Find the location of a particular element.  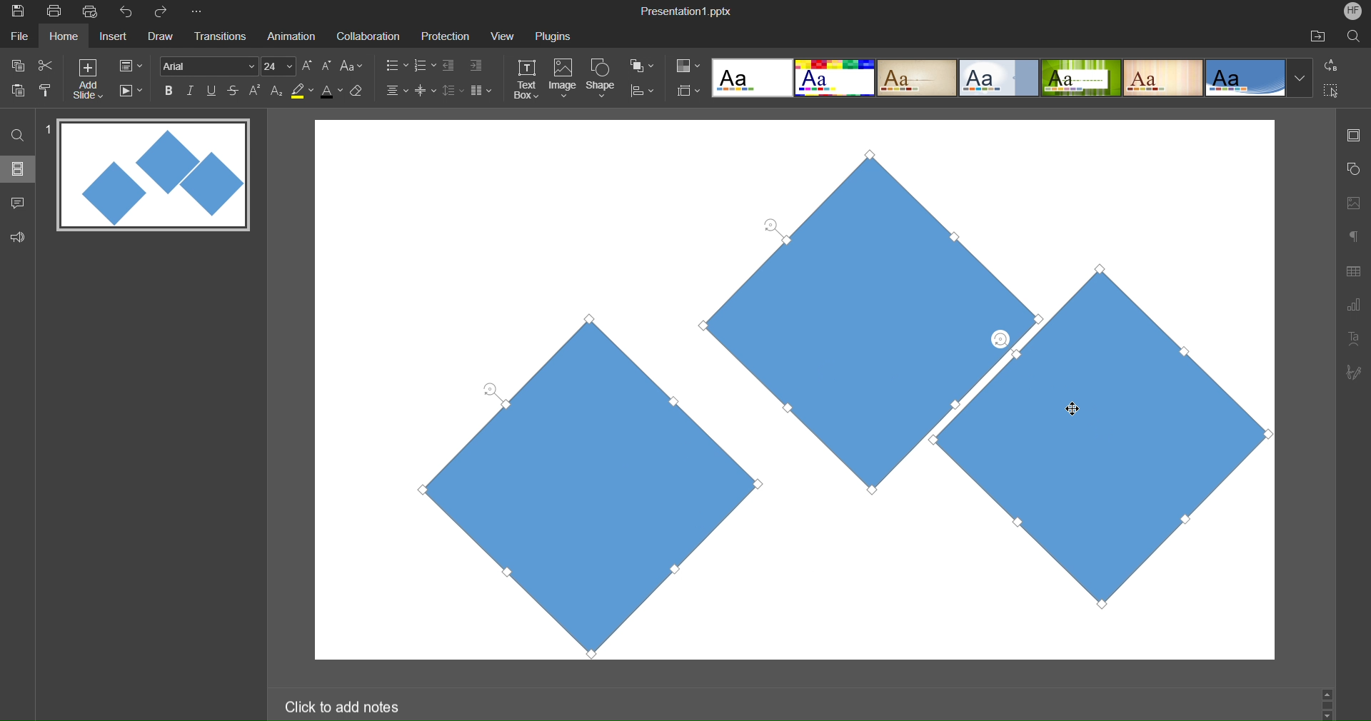

Shape 1 (selected) is located at coordinates (573, 483).